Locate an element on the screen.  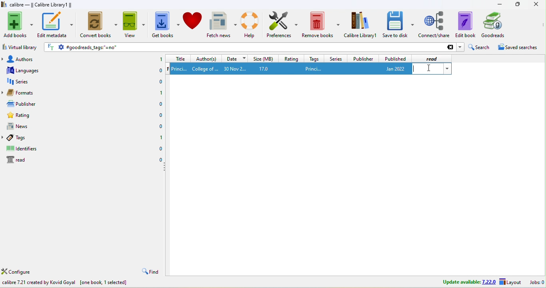
identifiers is located at coordinates (23, 149).